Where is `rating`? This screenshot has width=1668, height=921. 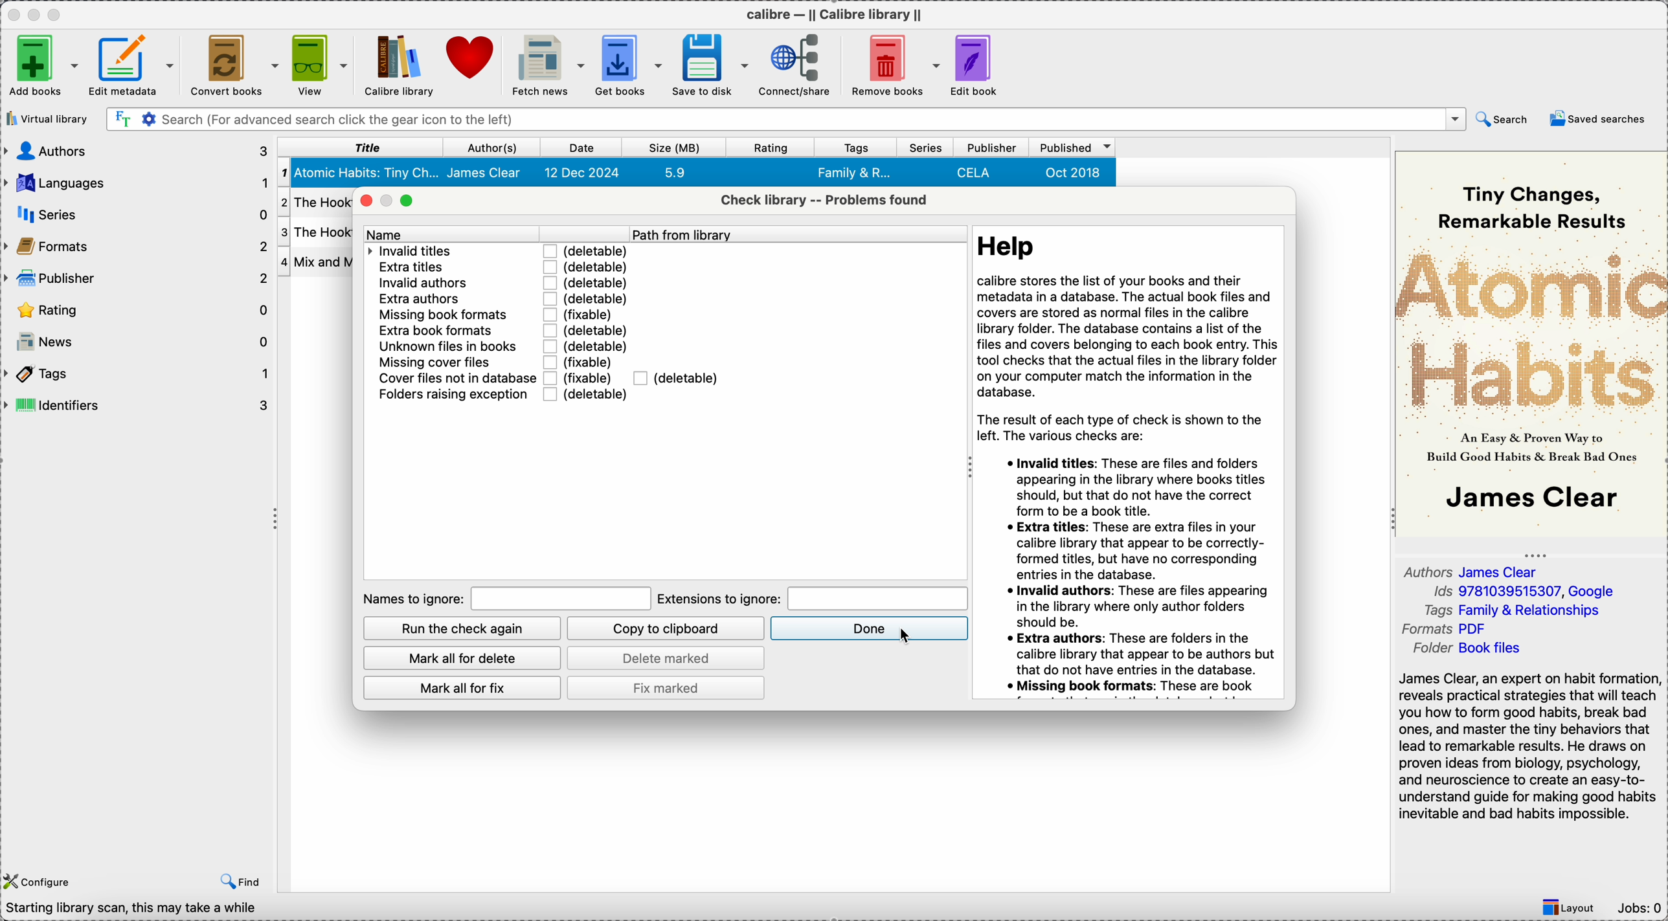
rating is located at coordinates (137, 310).